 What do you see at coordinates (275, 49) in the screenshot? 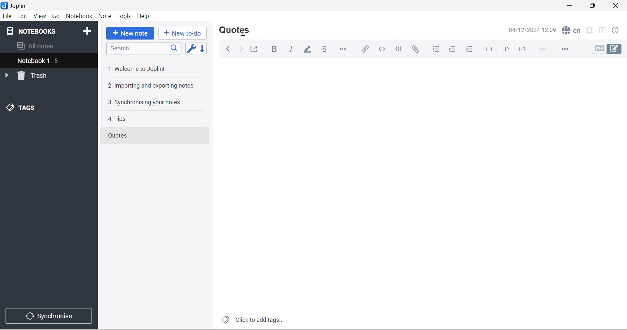
I see `Bold` at bounding box center [275, 49].